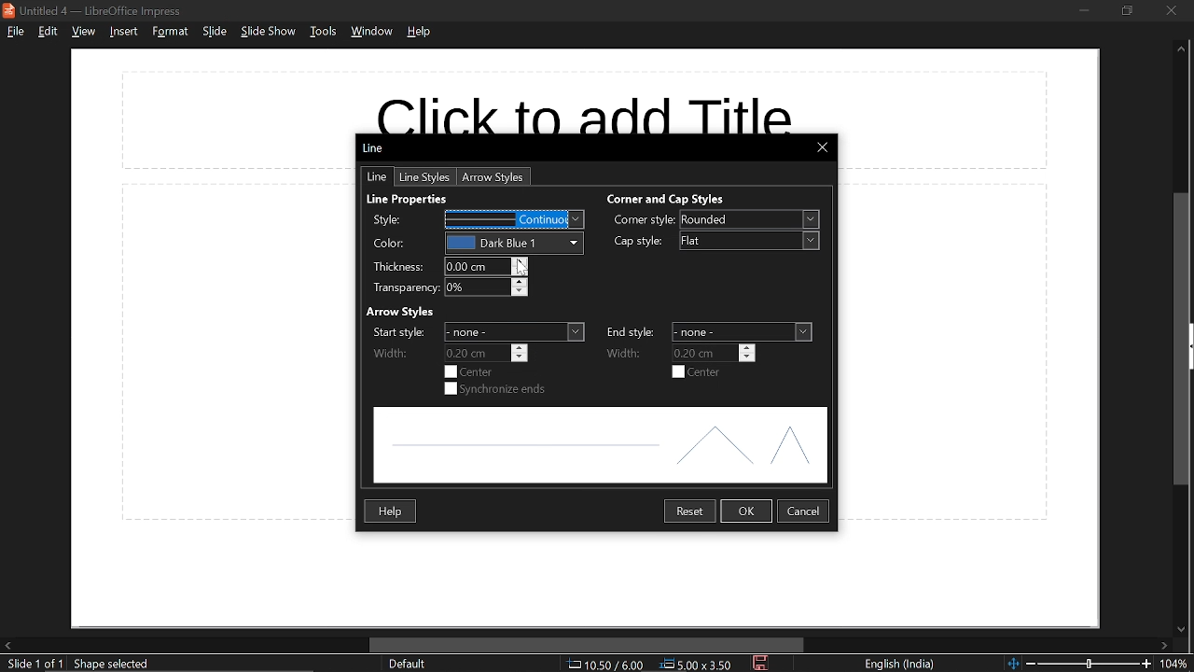 The height and width of the screenshot is (672, 1194). I want to click on slide, so click(215, 32).